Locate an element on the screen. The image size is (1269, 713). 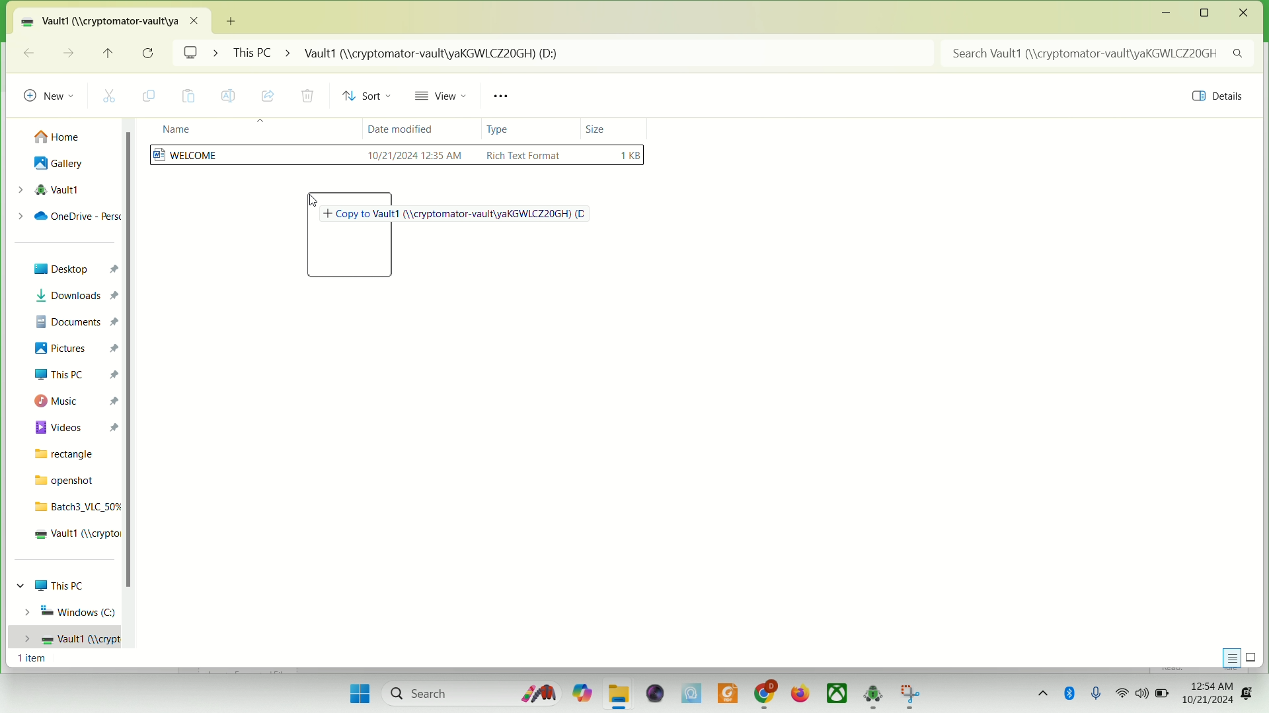
vault1 is located at coordinates (47, 189).